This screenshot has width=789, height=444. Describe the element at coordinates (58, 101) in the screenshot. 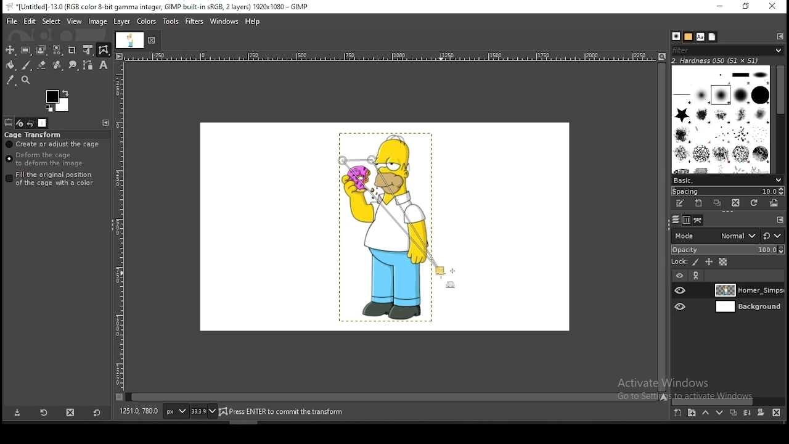

I see `colors` at that location.